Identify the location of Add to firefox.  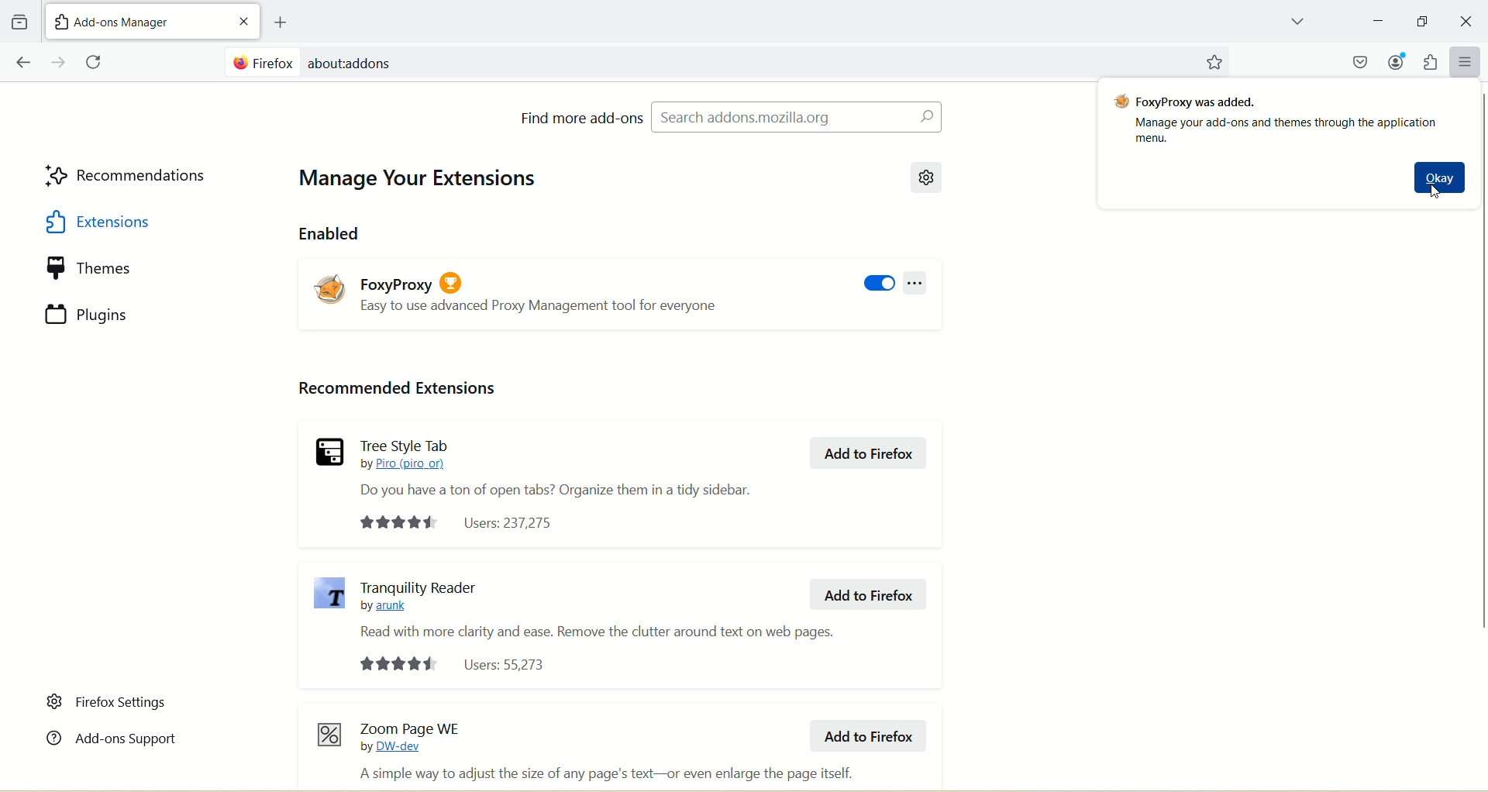
(866, 735).